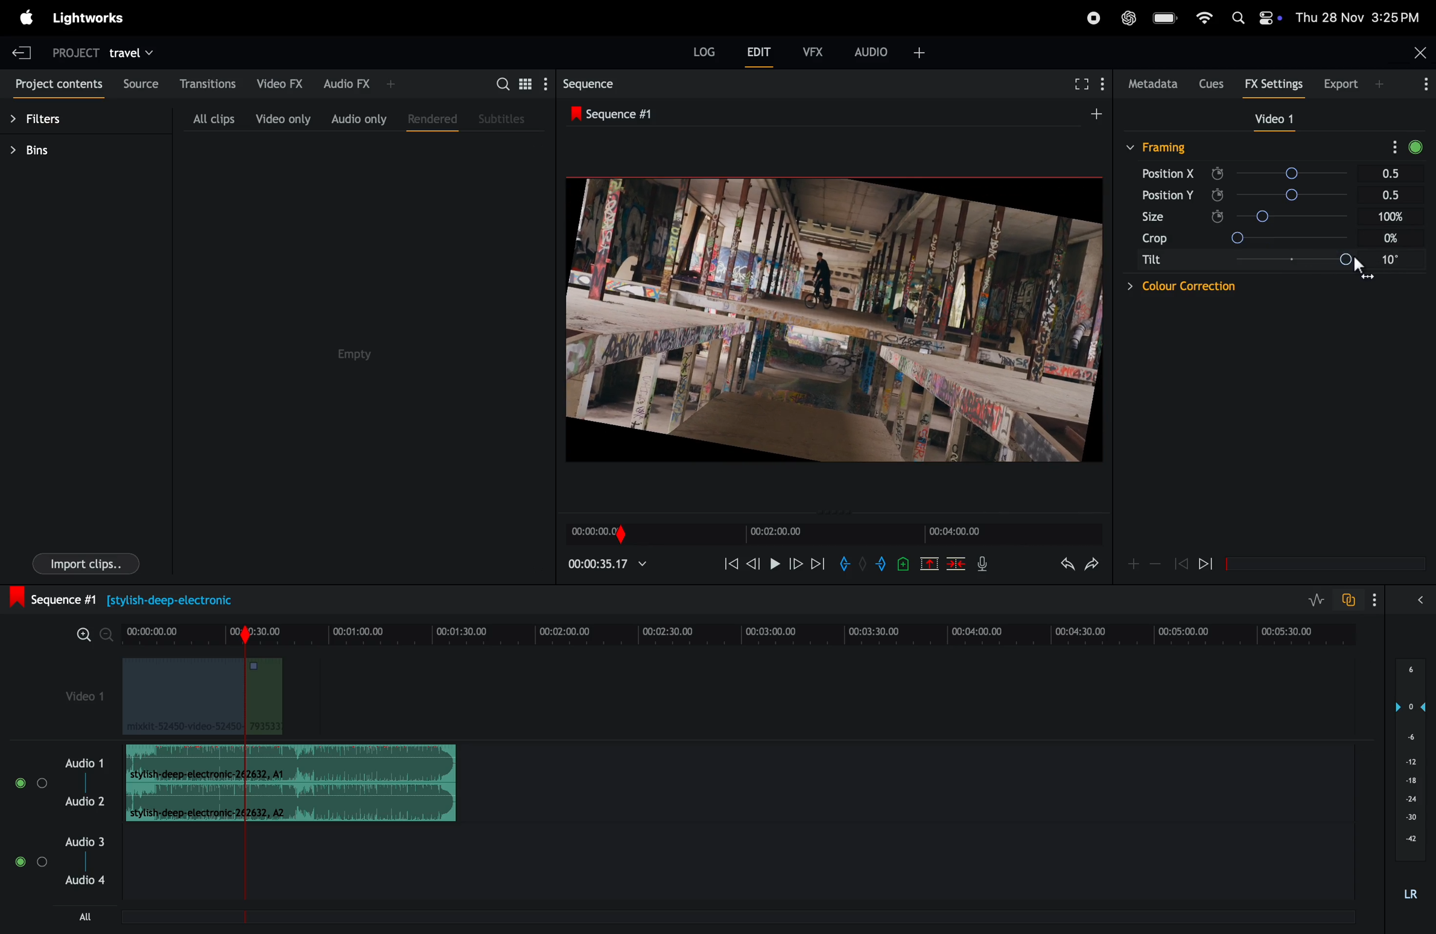 This screenshot has width=1436, height=934. What do you see at coordinates (21, 863) in the screenshot?
I see `Mute/Unmute Track` at bounding box center [21, 863].